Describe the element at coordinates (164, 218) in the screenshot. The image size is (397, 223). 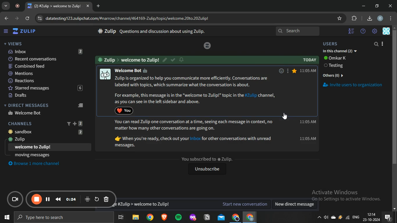
I see `brave` at that location.